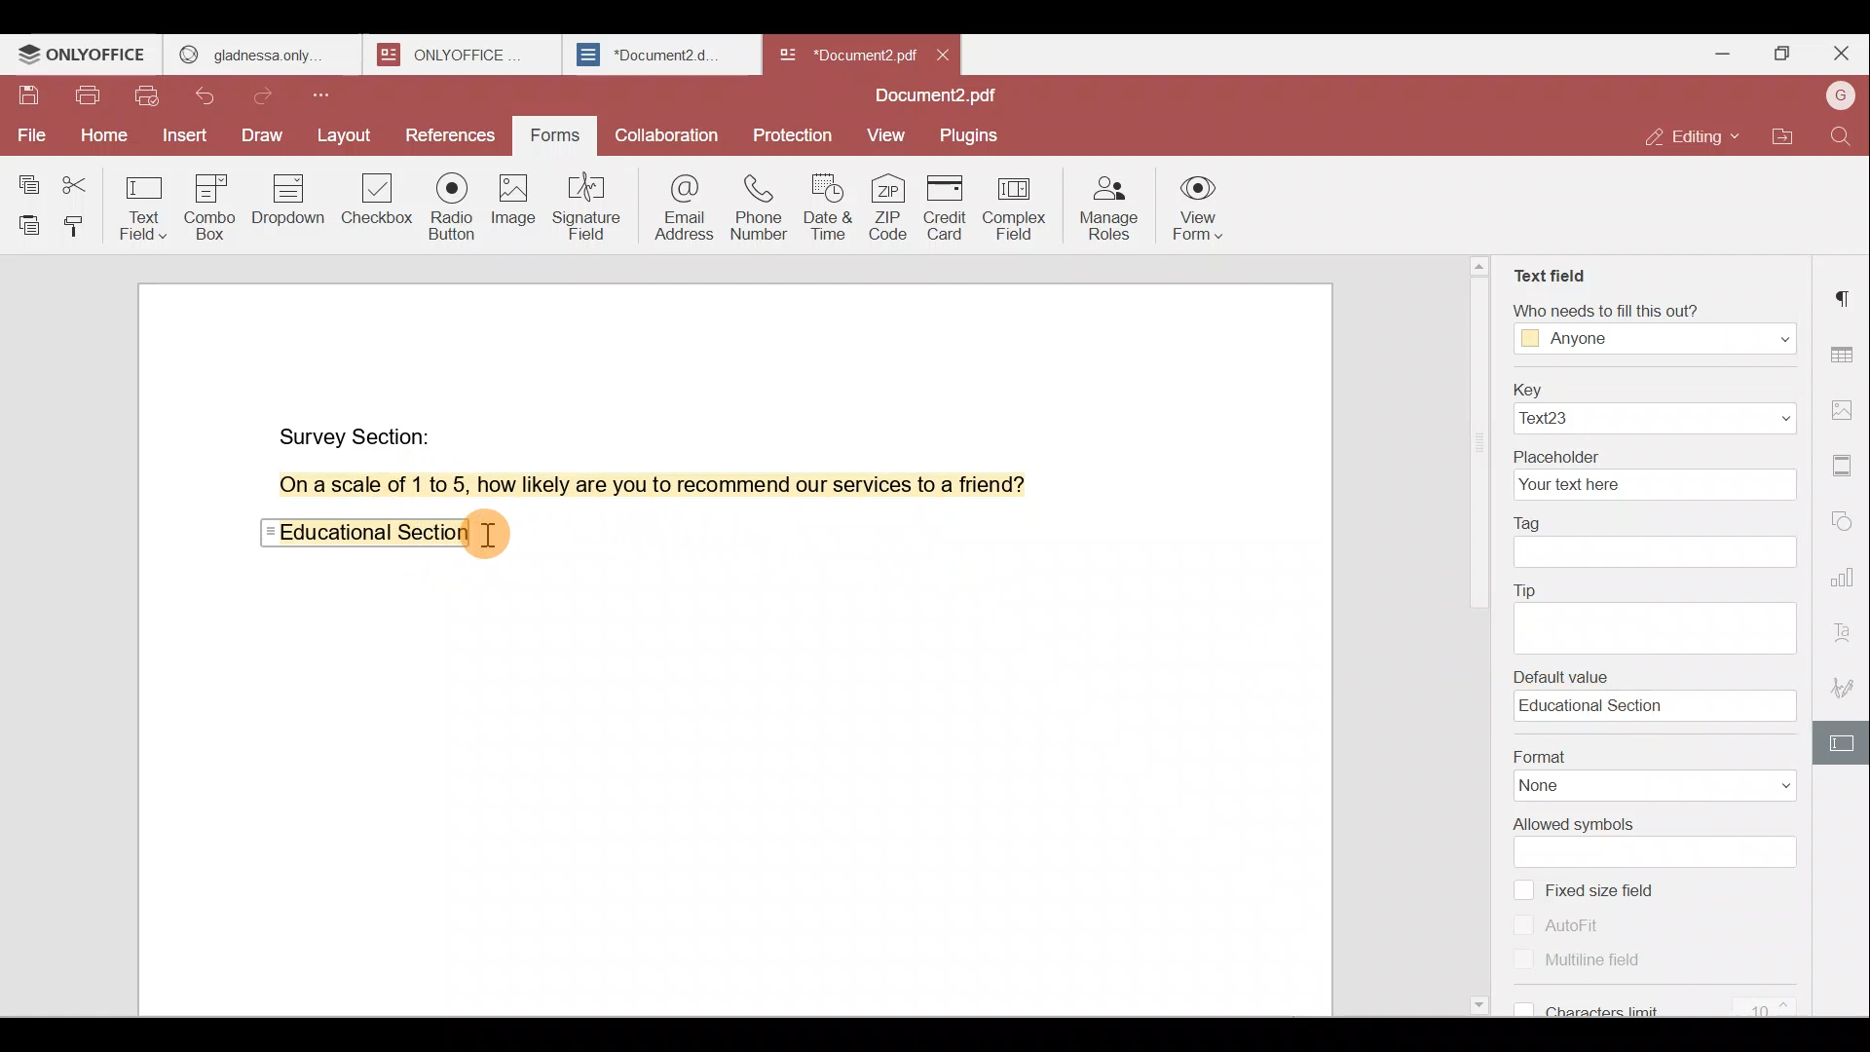  Describe the element at coordinates (664, 133) in the screenshot. I see `Collaboration` at that location.